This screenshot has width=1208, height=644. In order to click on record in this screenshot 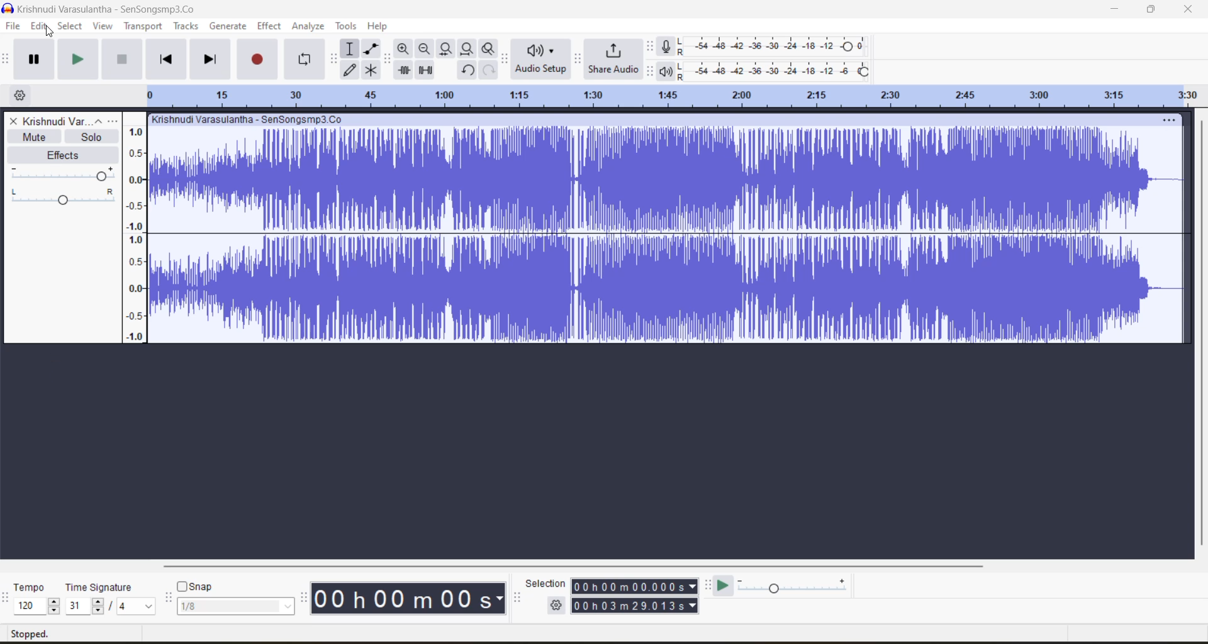, I will do `click(259, 58)`.